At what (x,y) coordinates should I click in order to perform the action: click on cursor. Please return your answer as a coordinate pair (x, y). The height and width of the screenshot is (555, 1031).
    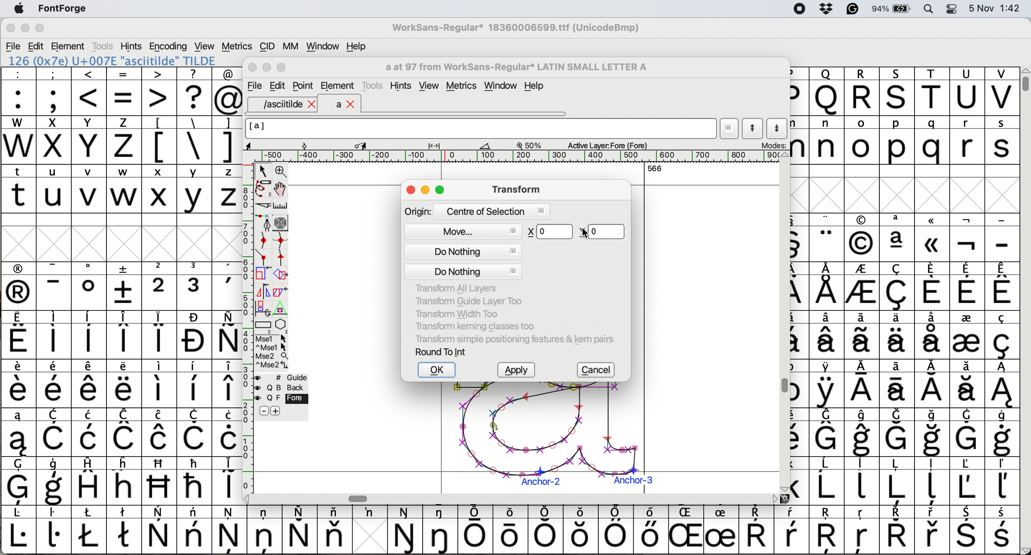
    Looking at the image, I should click on (357, 91).